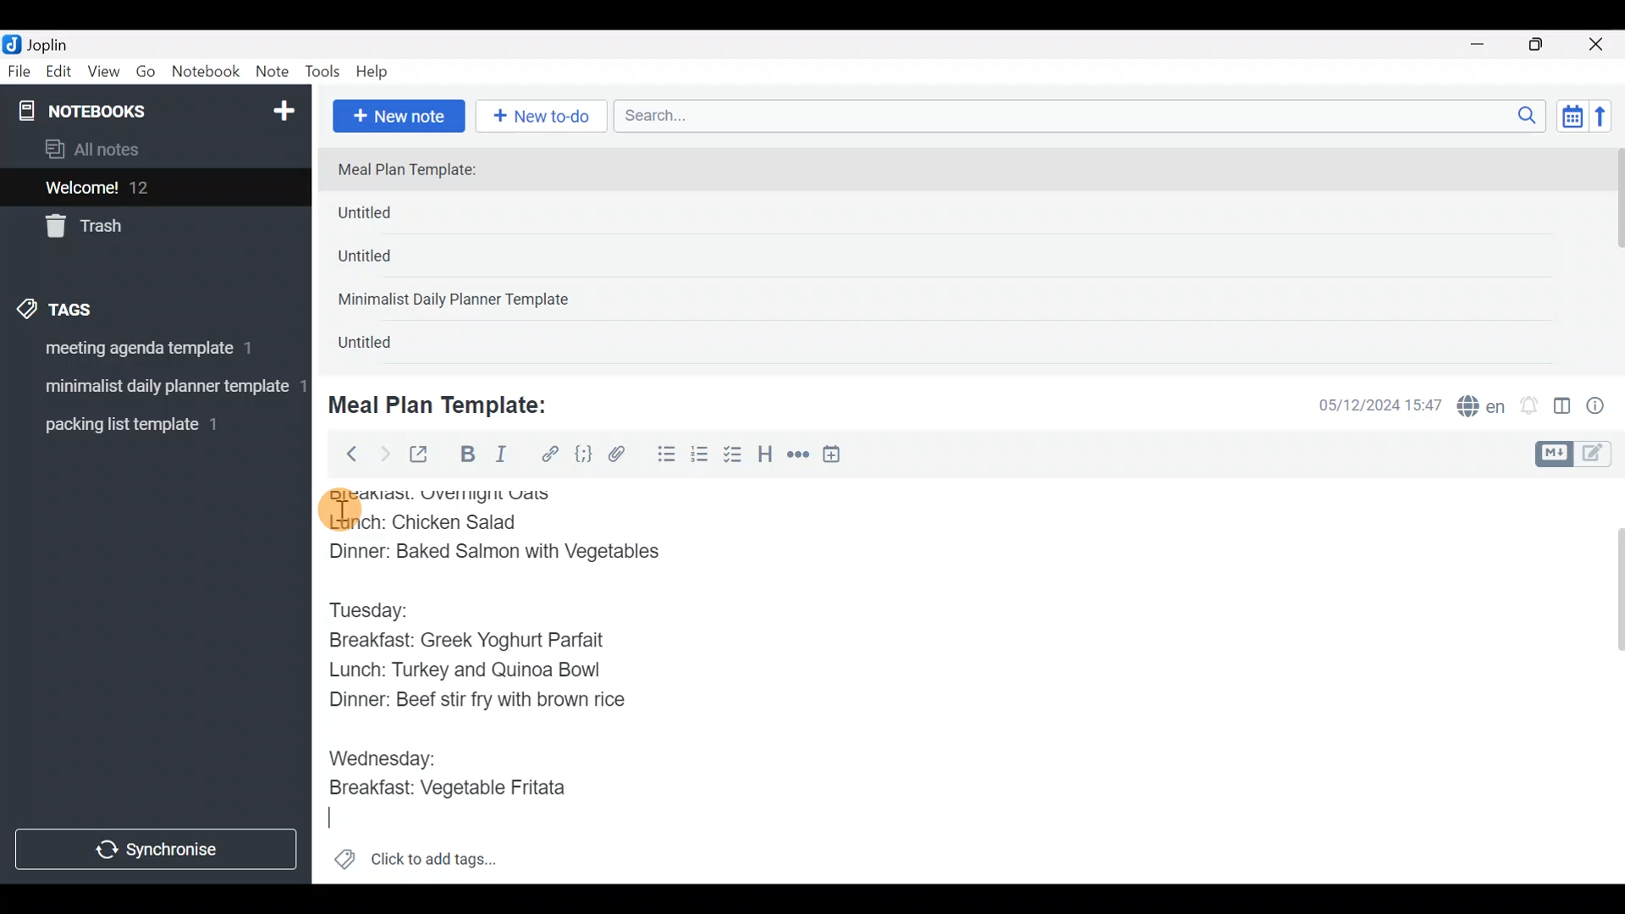 This screenshot has height=914, width=1625. Describe the element at coordinates (151, 353) in the screenshot. I see `Tag 1` at that location.